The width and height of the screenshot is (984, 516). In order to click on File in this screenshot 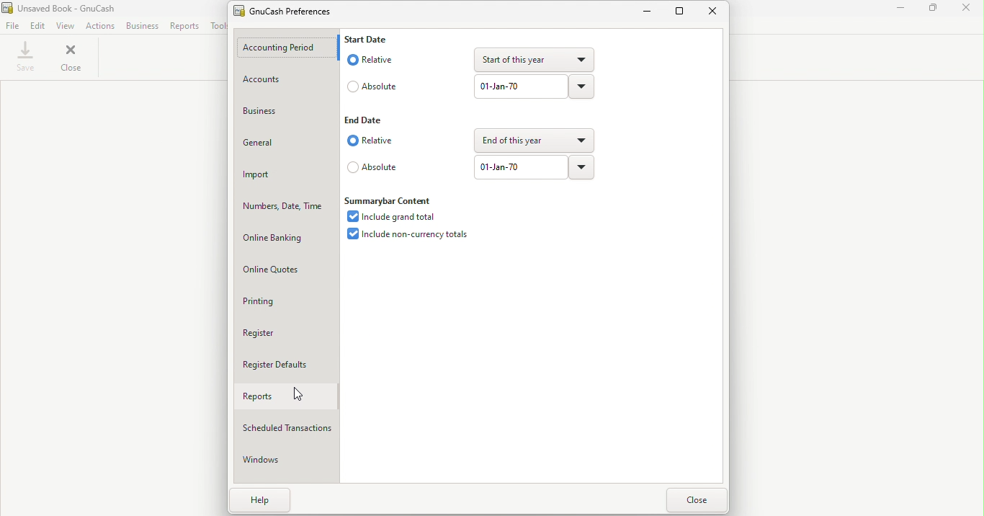, I will do `click(12, 25)`.